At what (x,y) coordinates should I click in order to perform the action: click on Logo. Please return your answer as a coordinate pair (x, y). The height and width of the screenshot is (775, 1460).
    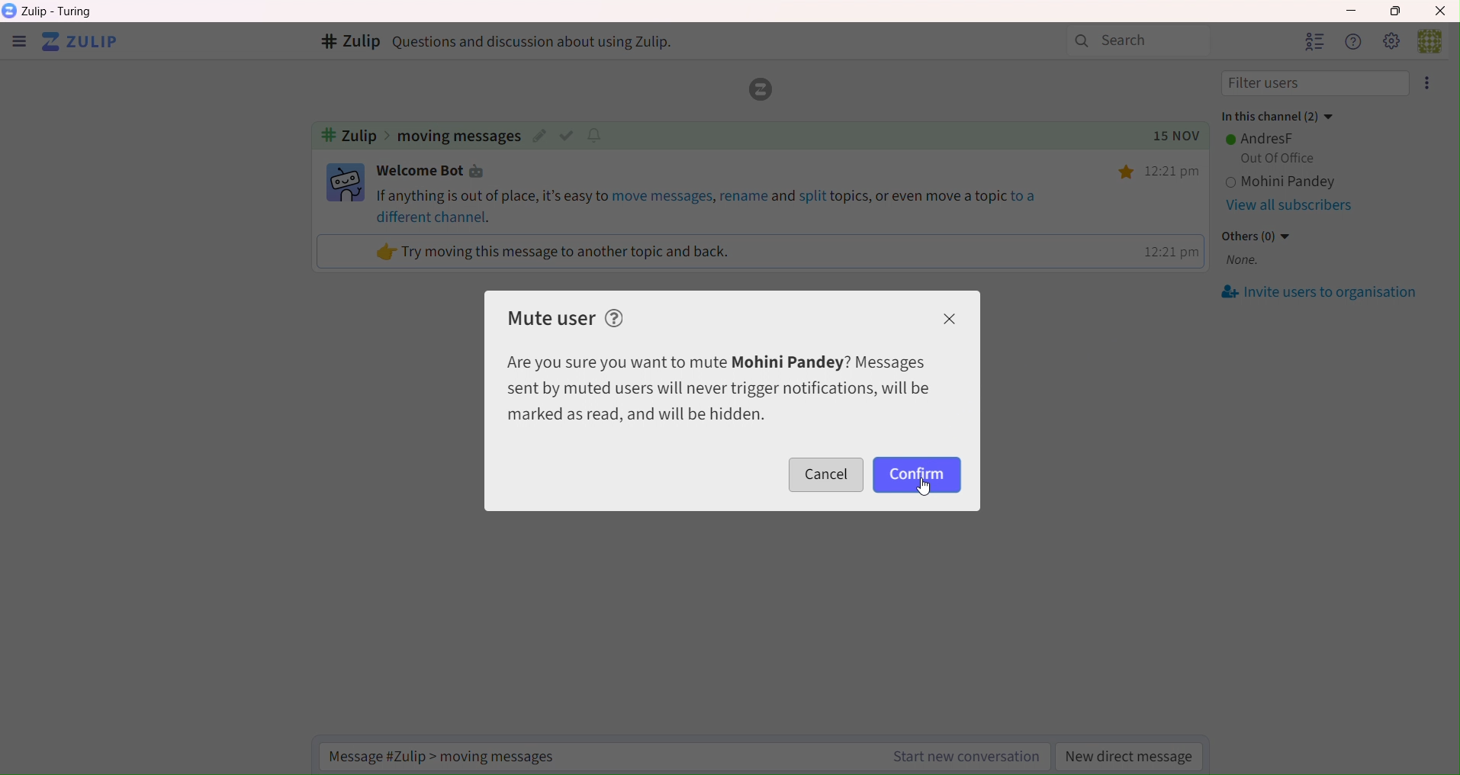
    Looking at the image, I should click on (757, 90).